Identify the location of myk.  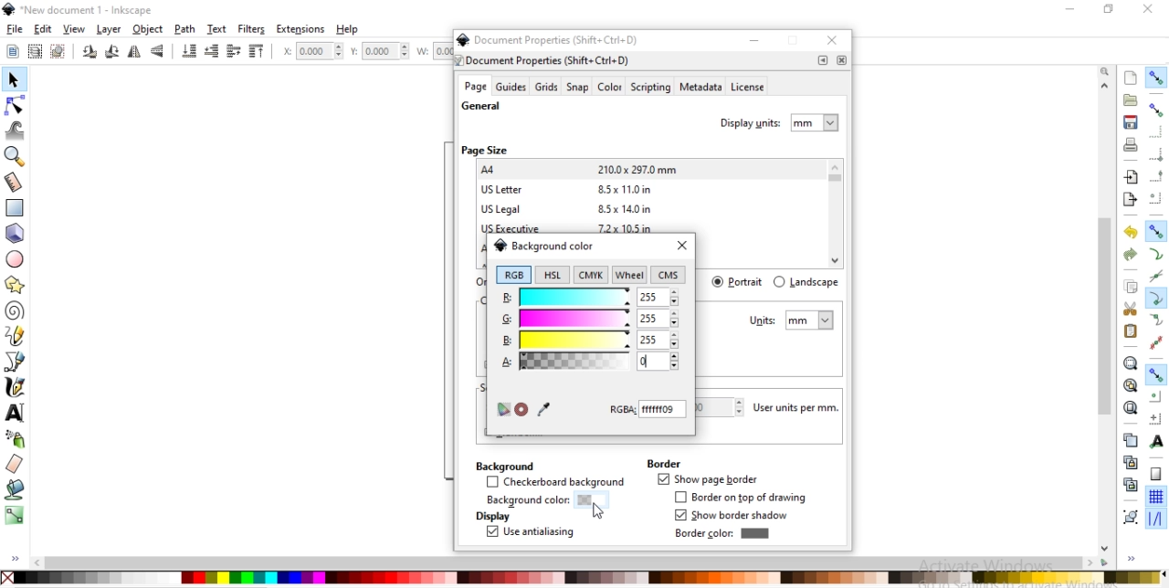
(594, 274).